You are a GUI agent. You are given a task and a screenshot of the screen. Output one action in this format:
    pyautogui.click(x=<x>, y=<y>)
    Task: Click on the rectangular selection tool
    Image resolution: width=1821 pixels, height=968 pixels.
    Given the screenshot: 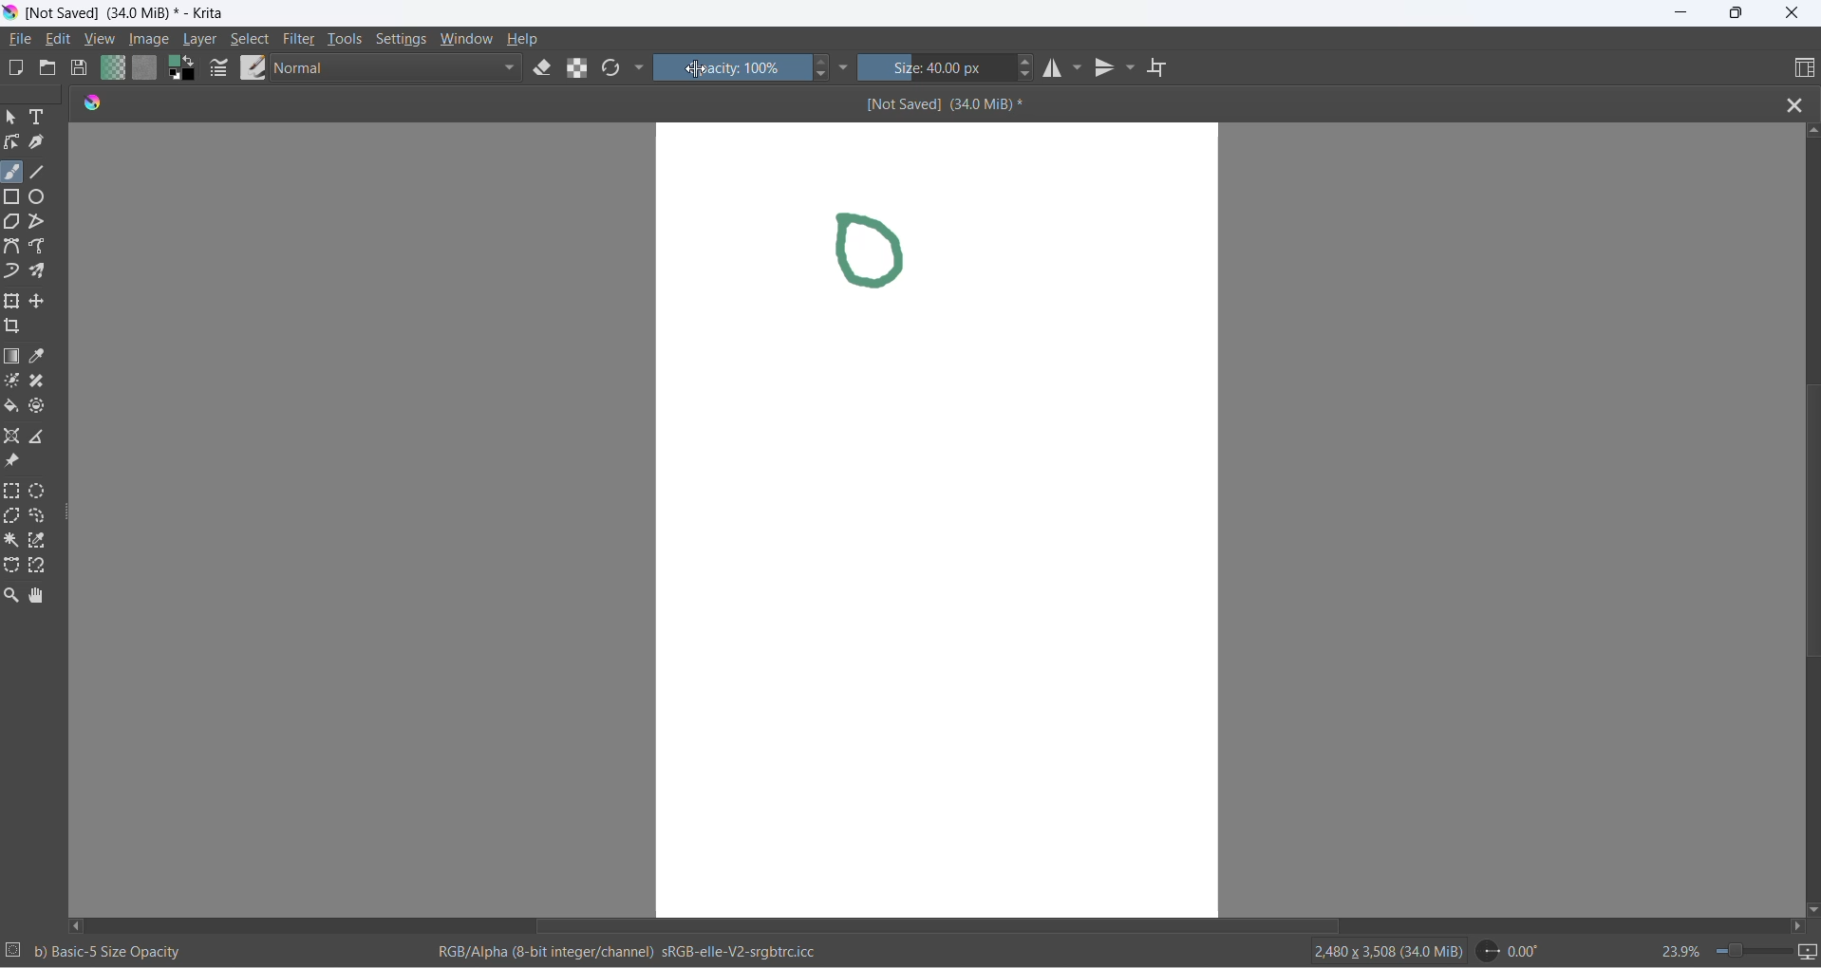 What is the action you would take?
    pyautogui.click(x=12, y=493)
    